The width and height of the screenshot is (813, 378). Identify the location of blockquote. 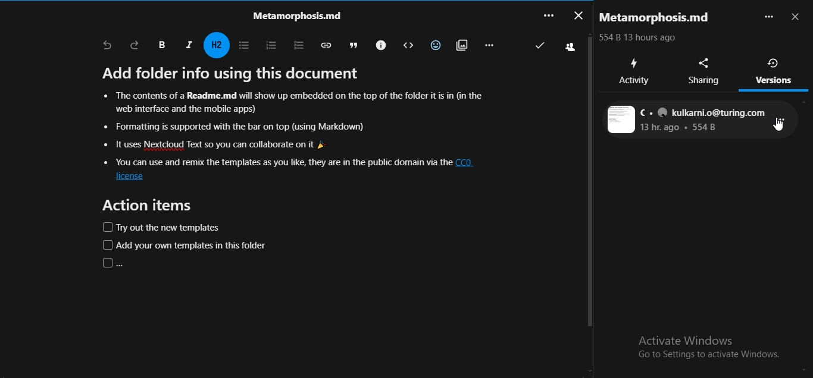
(351, 44).